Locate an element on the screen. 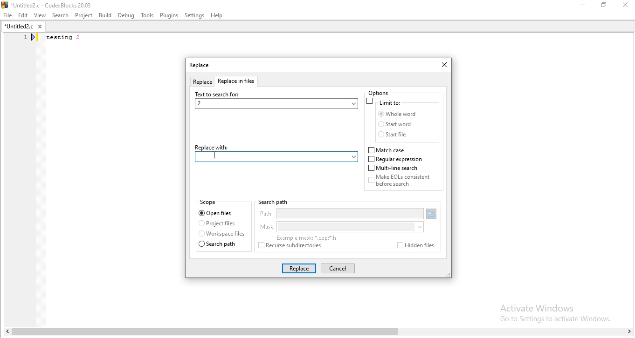  testing 2 is located at coordinates (65, 39).